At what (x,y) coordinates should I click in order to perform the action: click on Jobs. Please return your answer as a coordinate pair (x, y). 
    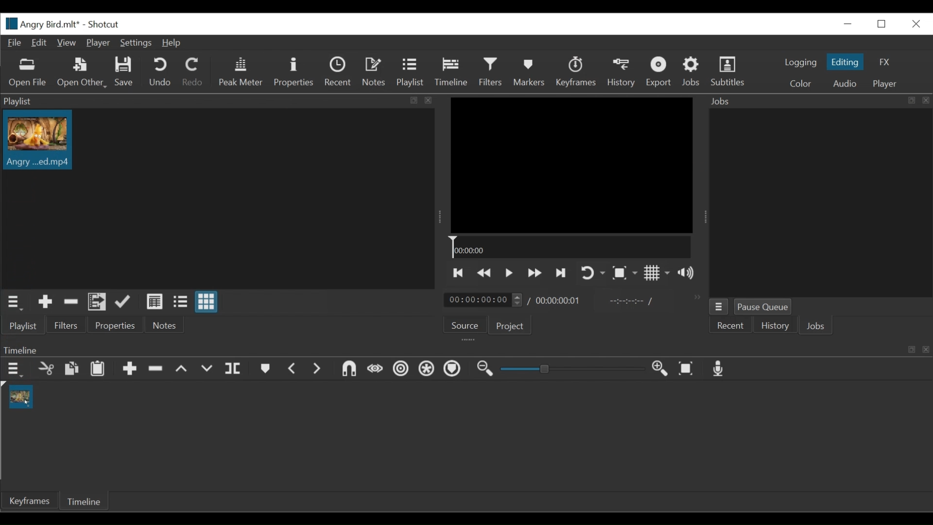
    Looking at the image, I should click on (815, 326).